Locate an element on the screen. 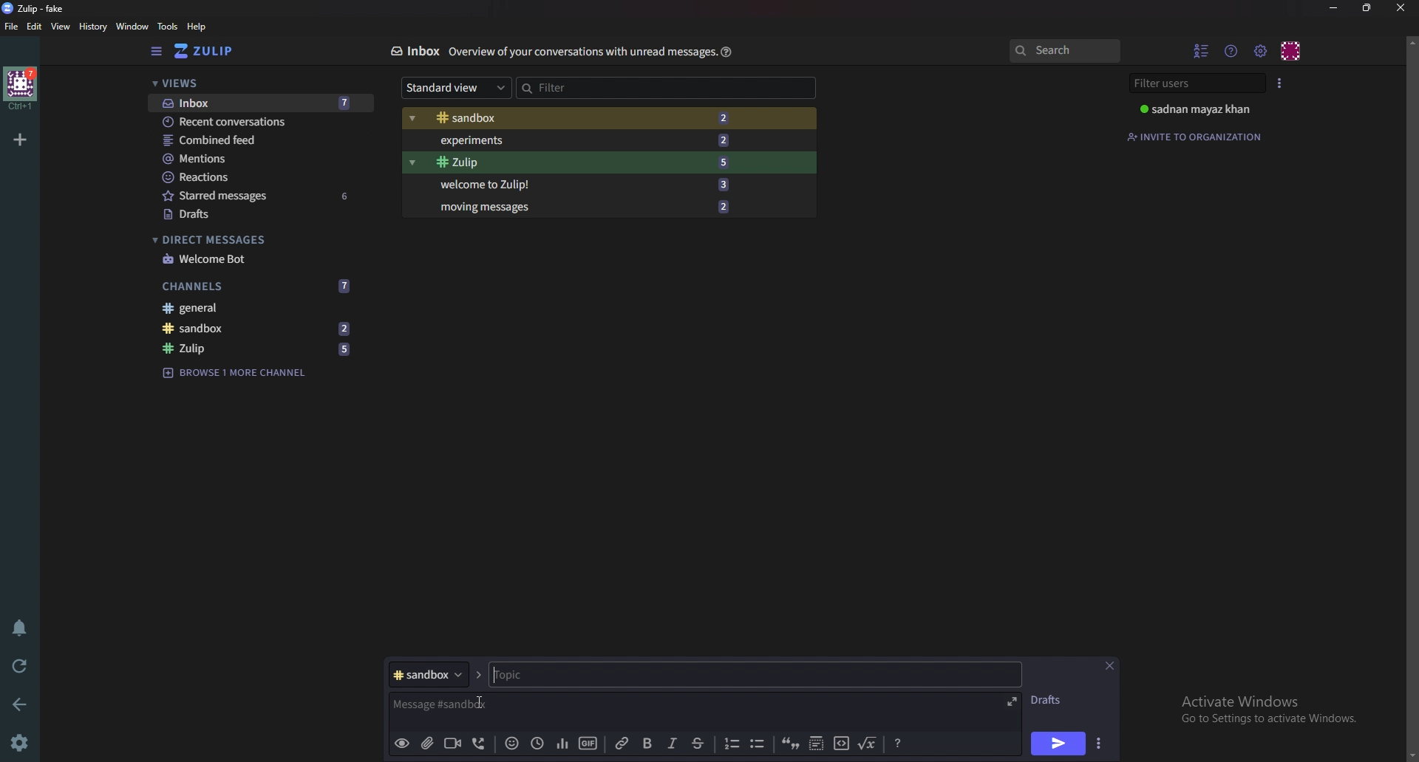  Browse channel is located at coordinates (235, 371).